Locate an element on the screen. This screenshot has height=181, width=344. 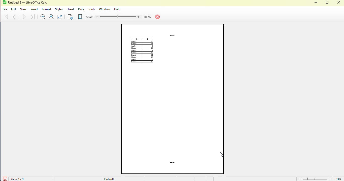
maximize is located at coordinates (328, 2).